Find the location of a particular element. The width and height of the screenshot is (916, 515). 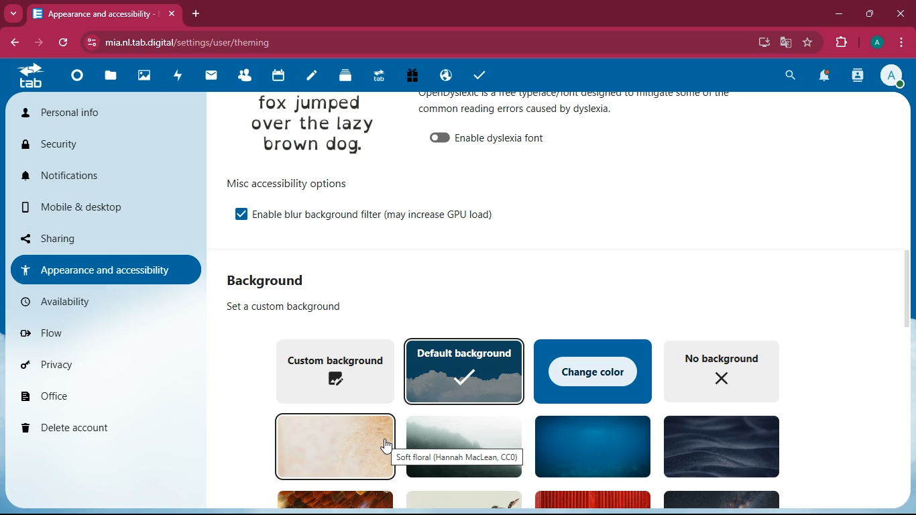

notifications is located at coordinates (826, 76).